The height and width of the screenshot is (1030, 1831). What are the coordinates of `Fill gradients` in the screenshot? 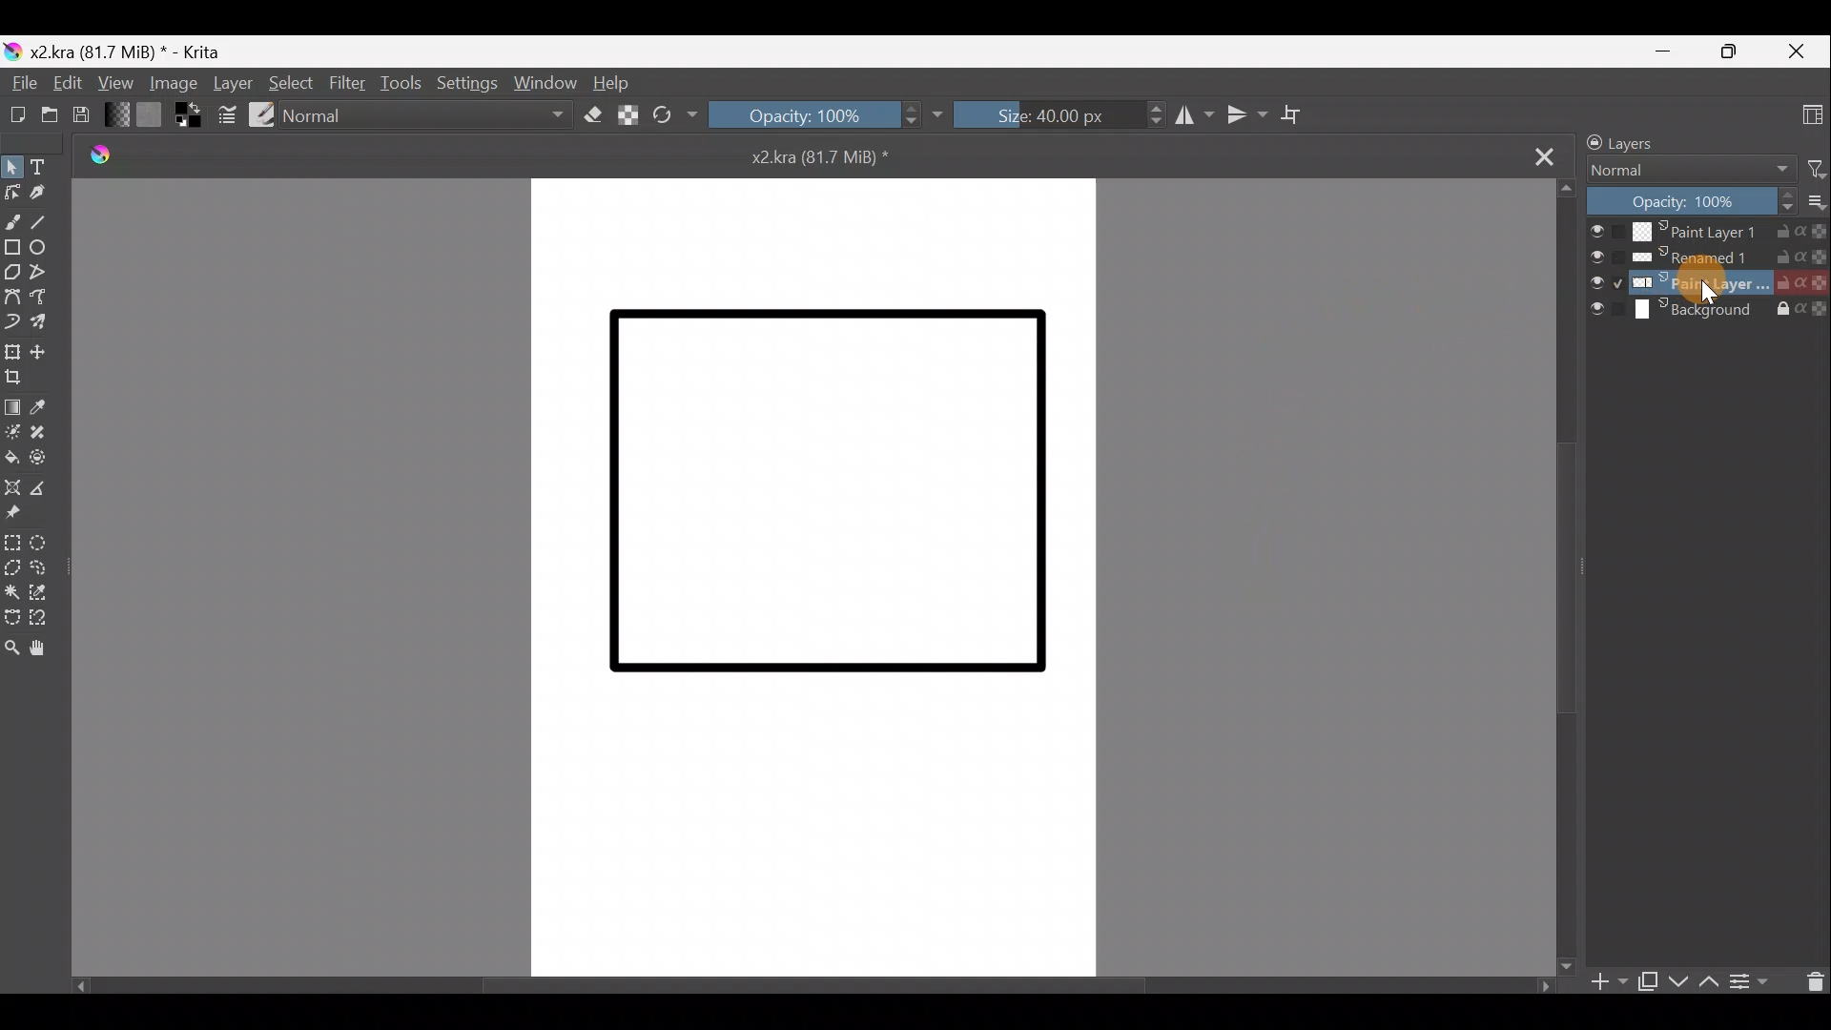 It's located at (117, 115).